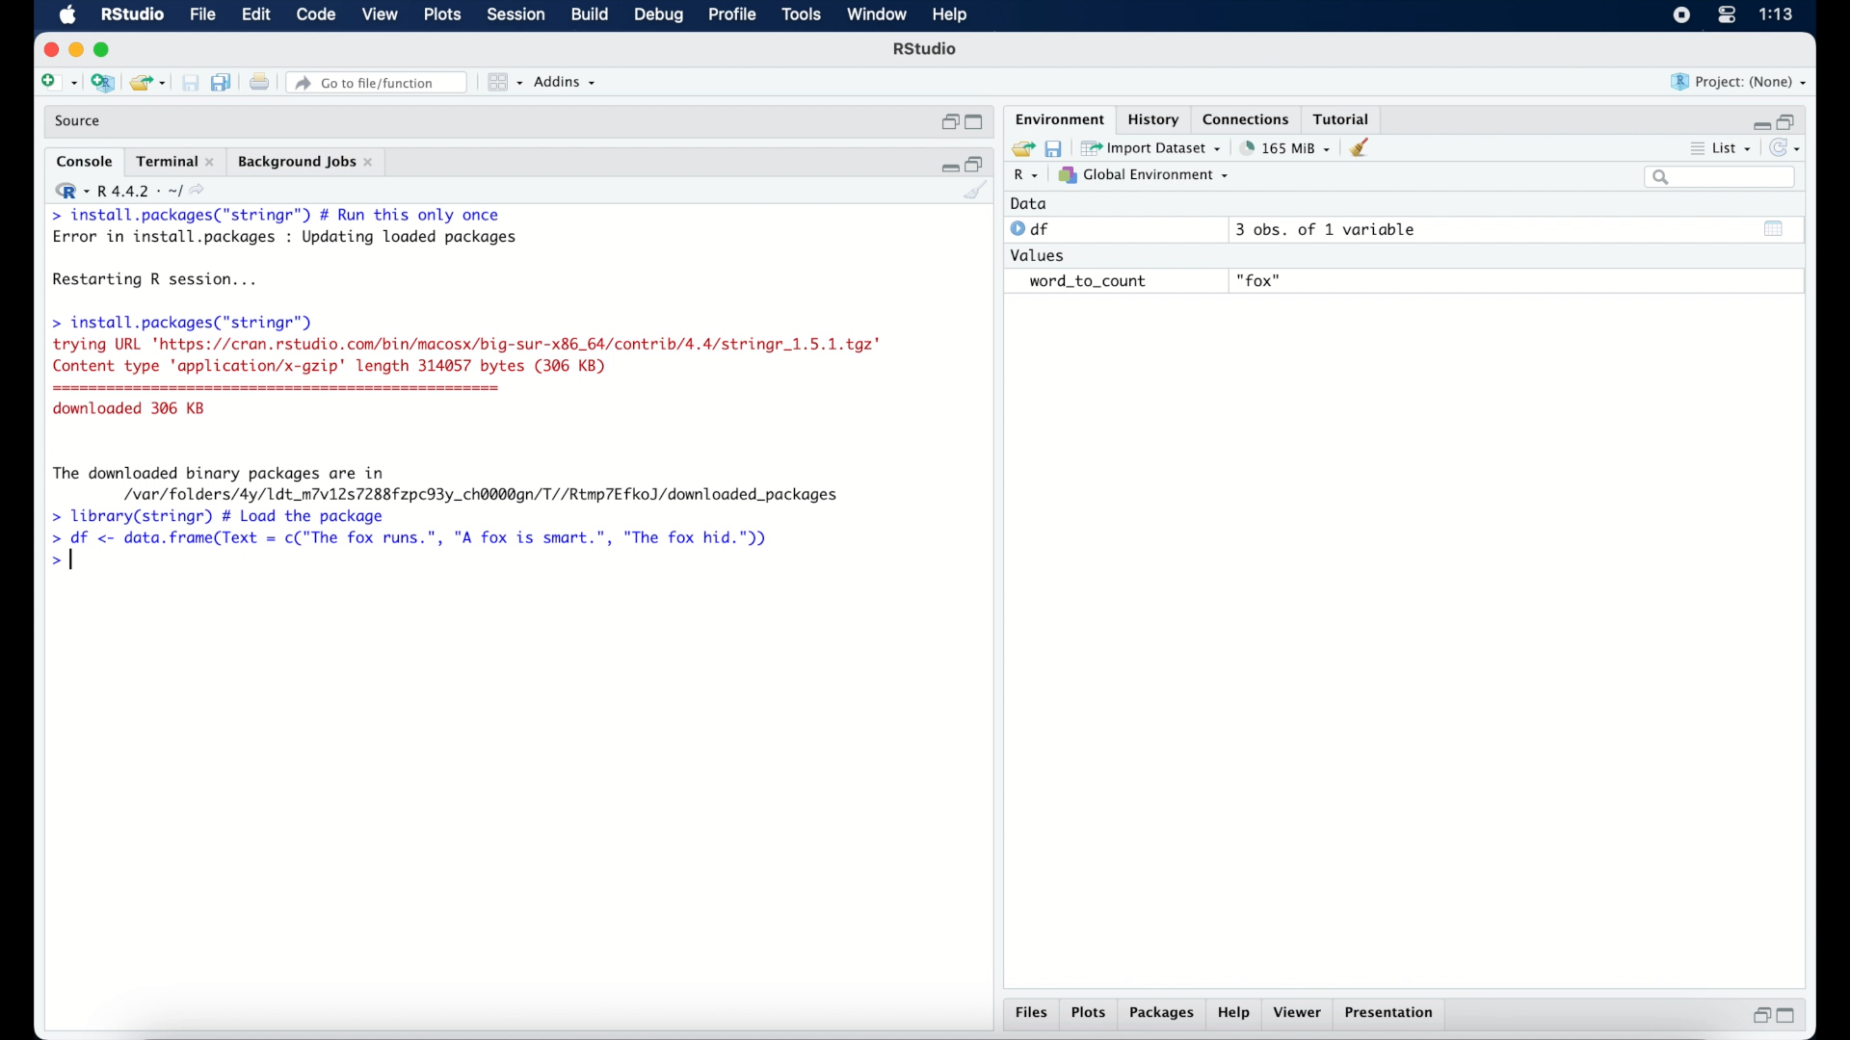 Image resolution: width=1850 pixels, height=1040 pixels. I want to click on files, so click(1035, 1013).